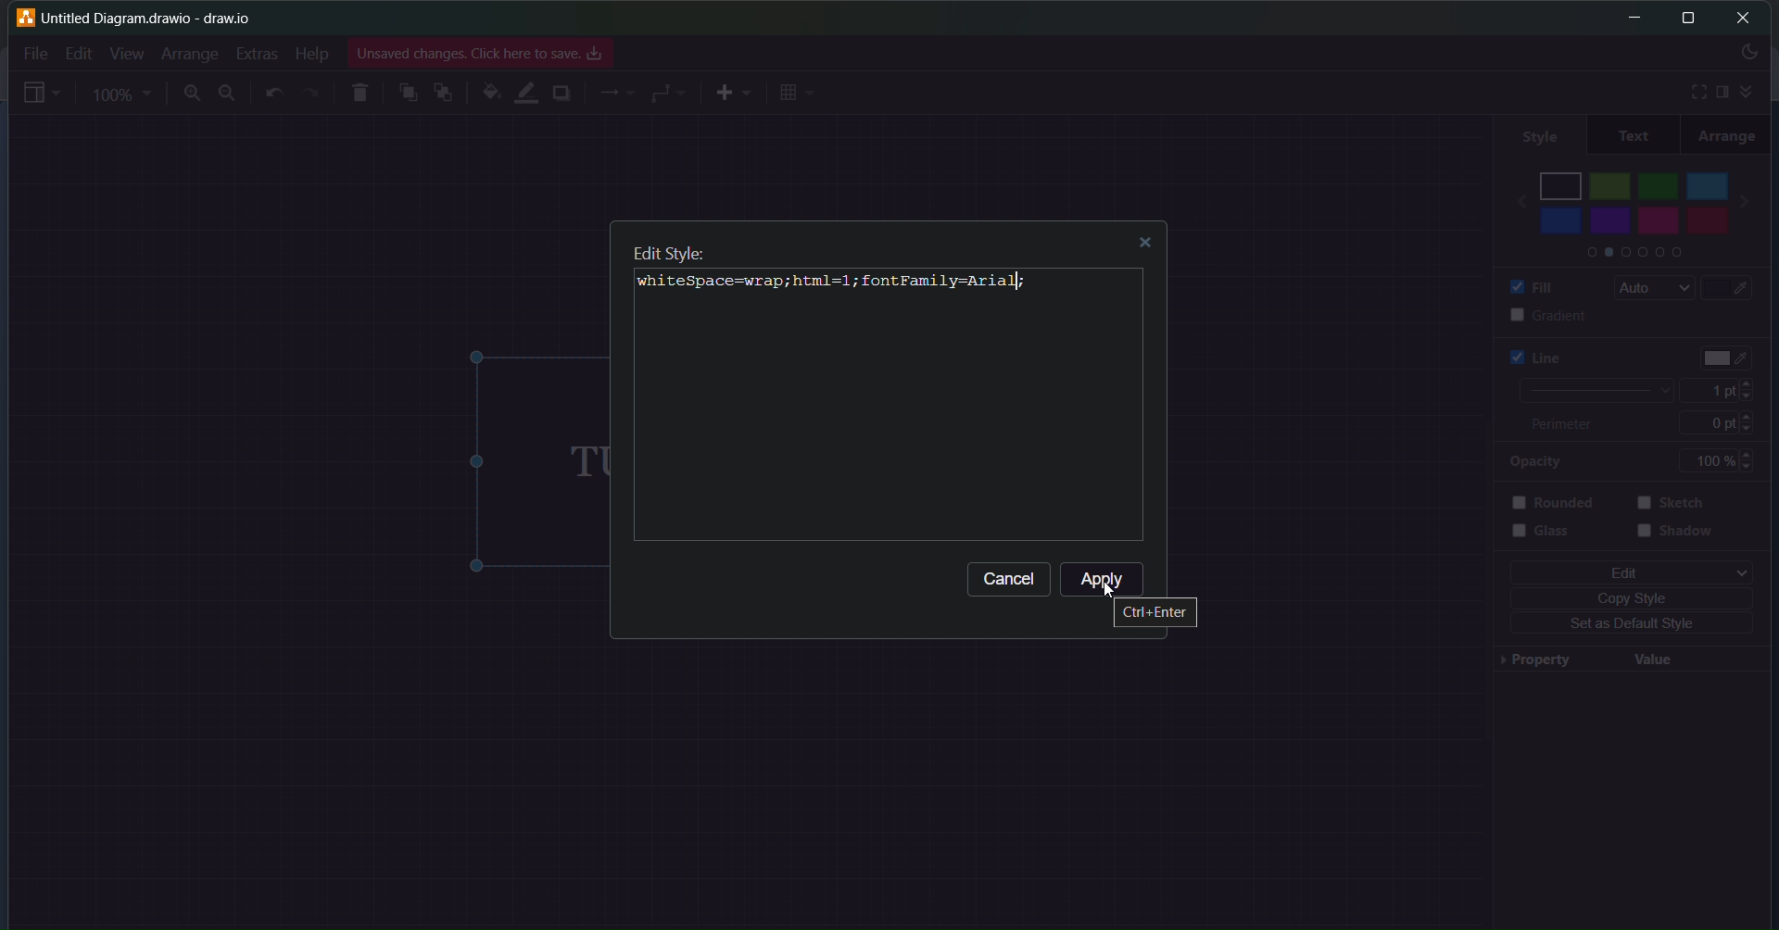 Image resolution: width=1779 pixels, height=930 pixels. I want to click on Arrange, so click(190, 53).